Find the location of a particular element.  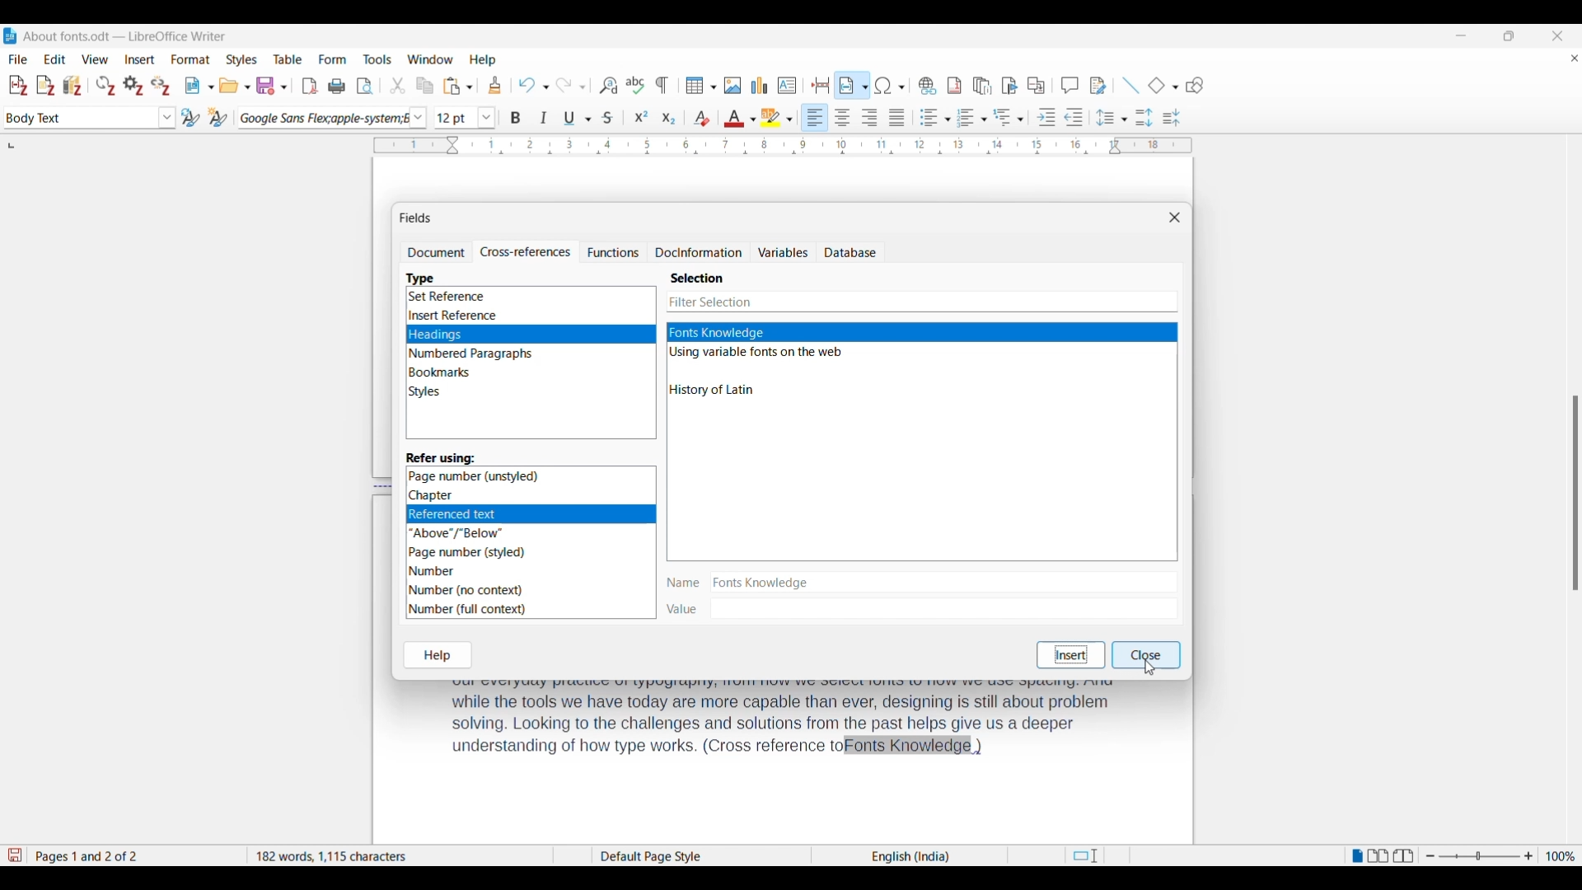

Align justified is located at coordinates (897, 117).